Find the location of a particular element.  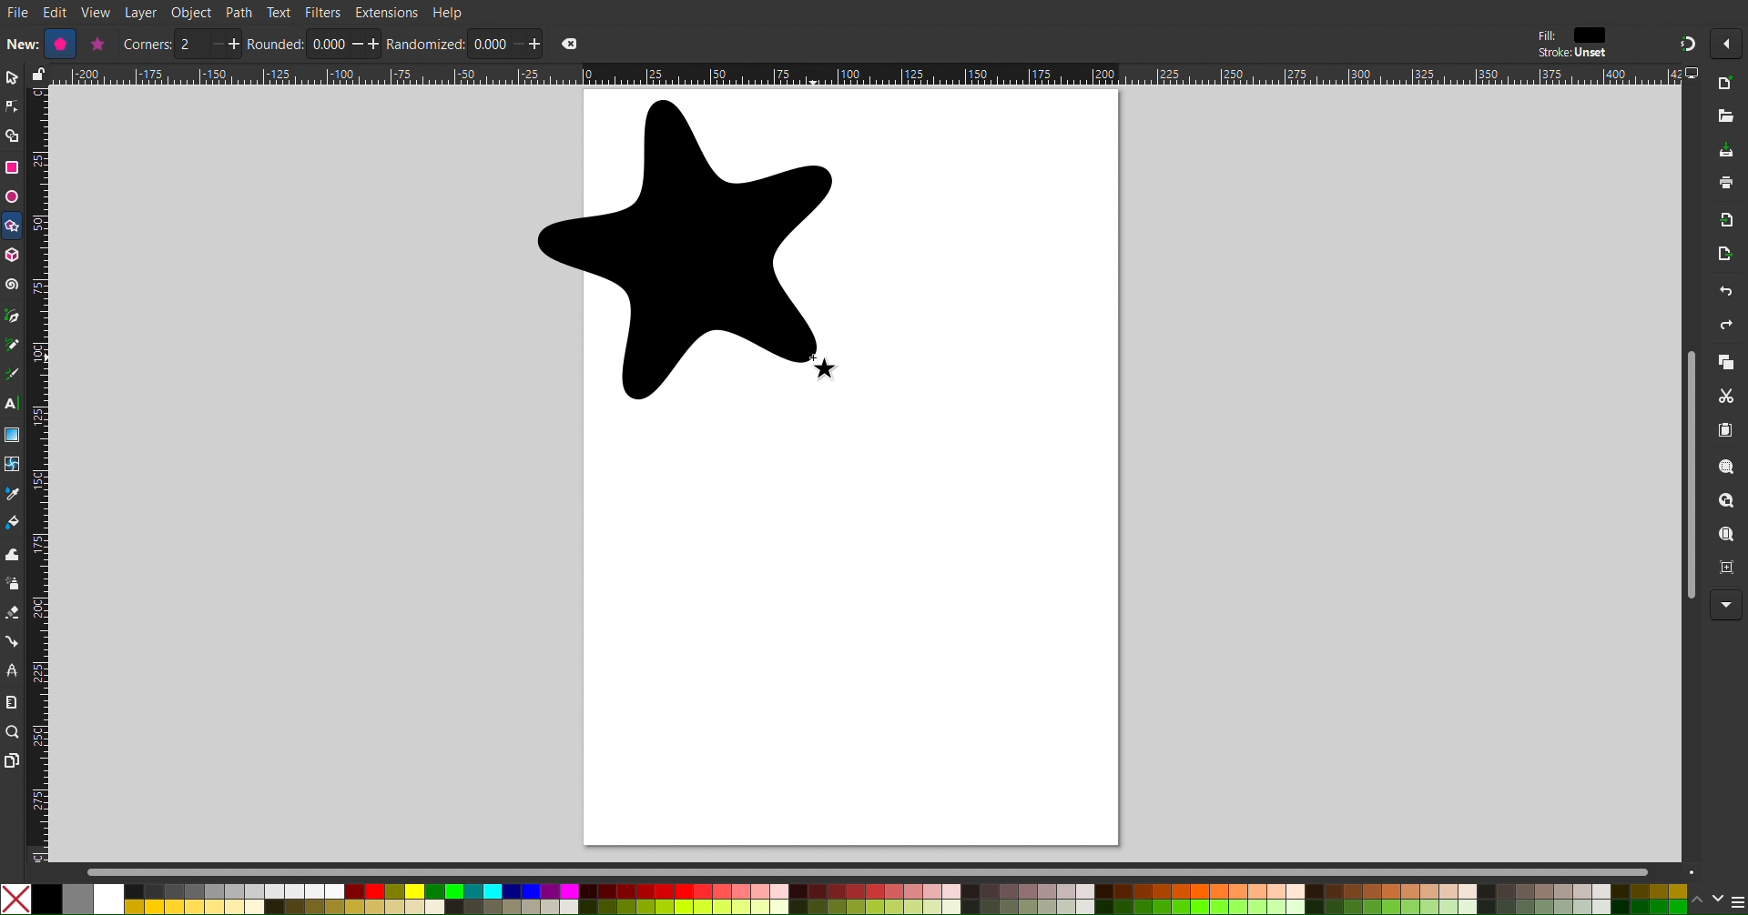

Redo is located at coordinates (1723, 327).